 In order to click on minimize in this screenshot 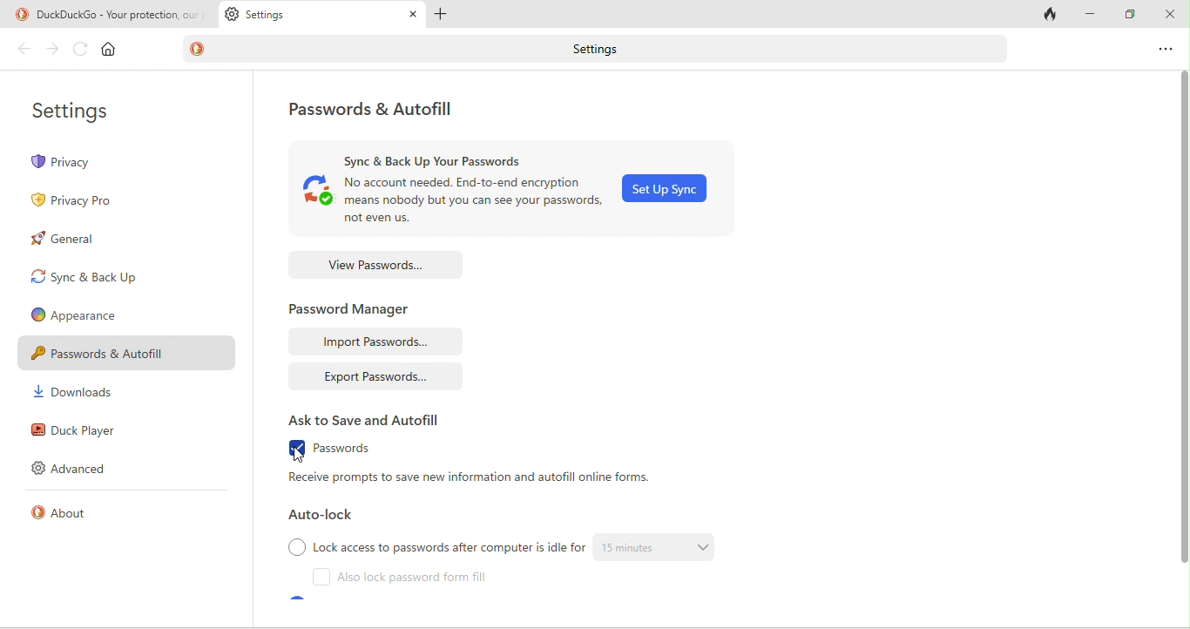, I will do `click(1084, 11)`.